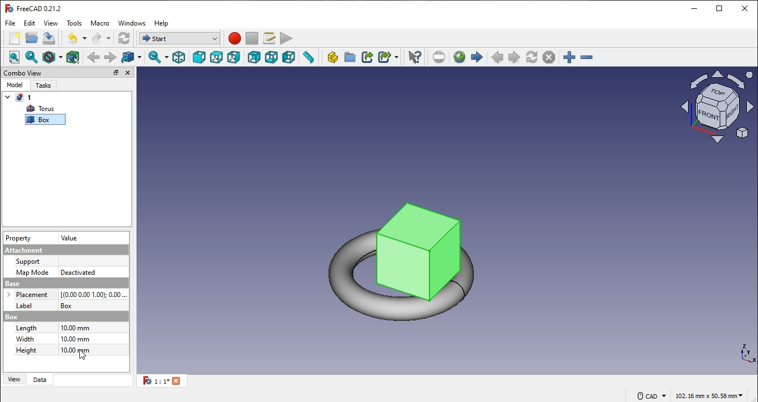 This screenshot has width=758, height=402. I want to click on 102.16 mm x 50.58 mm ~, so click(708, 395).